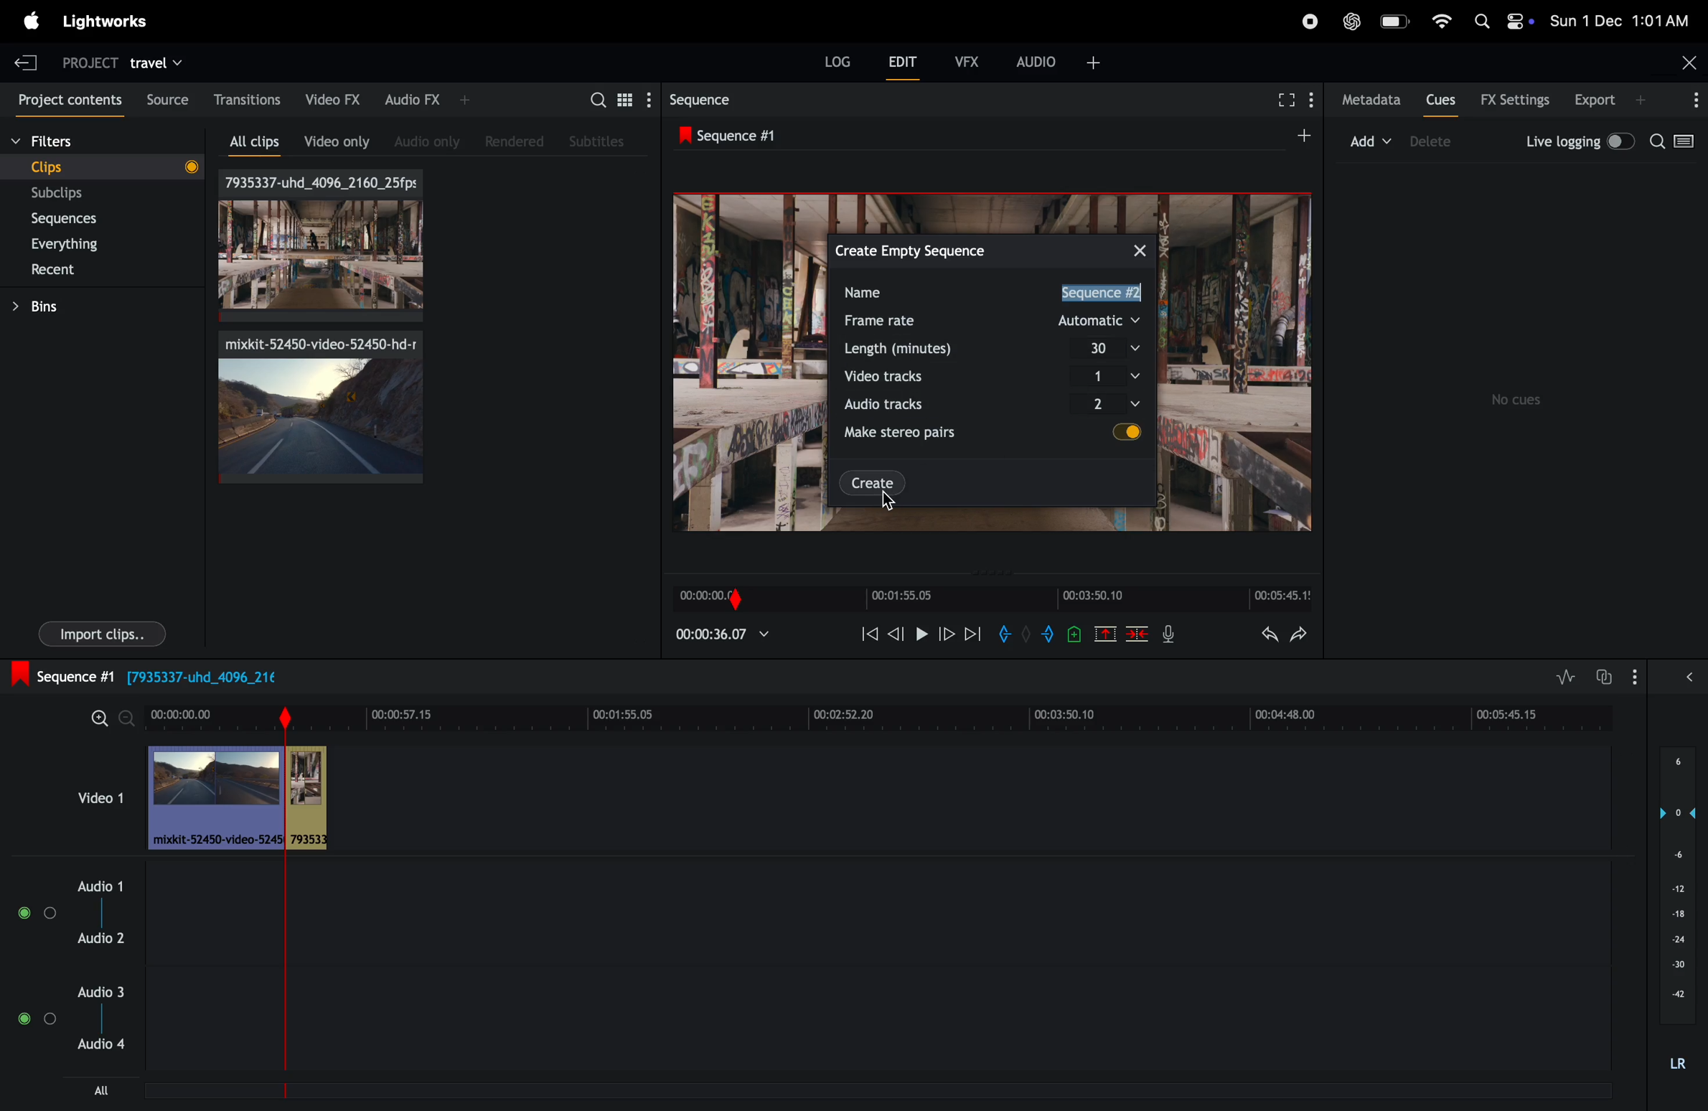 This screenshot has height=1111, width=1708. I want to click on 2, so click(1120, 404).